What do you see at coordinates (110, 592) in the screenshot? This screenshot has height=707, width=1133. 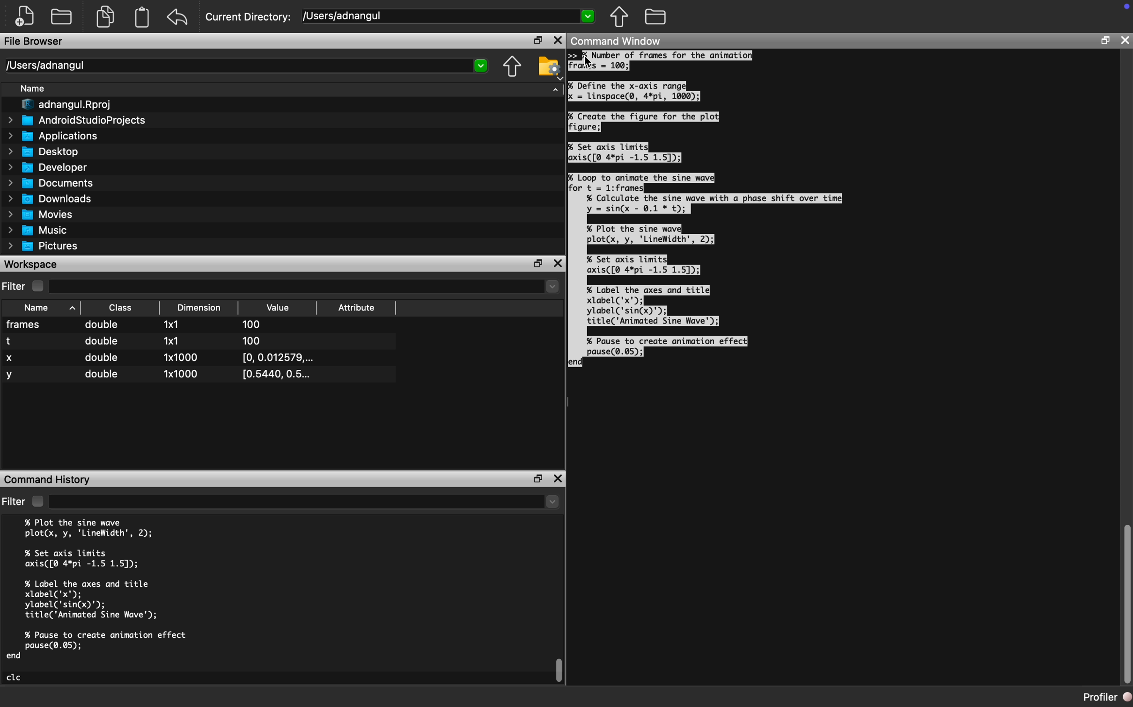 I see `% Plot the sine wave
plot(x, y, 'LineWidth', 2);
% Set axis limits
axis([@ 4*pi -1.5 1.5]);
% Label the axes and title
xlabel('x");
ylabel('sin(x)");
title('Animated Sine Wave');
% Pause to create animation effect
pause(0.05);

end` at bounding box center [110, 592].